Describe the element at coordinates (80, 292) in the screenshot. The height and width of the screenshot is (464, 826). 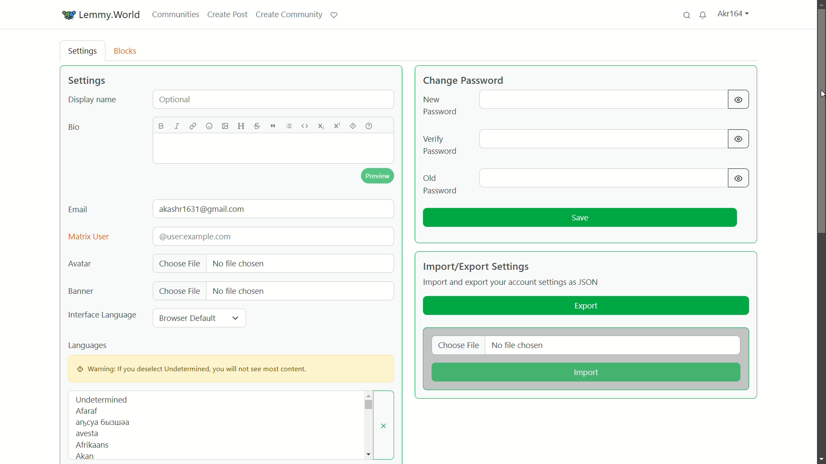
I see `banner` at that location.